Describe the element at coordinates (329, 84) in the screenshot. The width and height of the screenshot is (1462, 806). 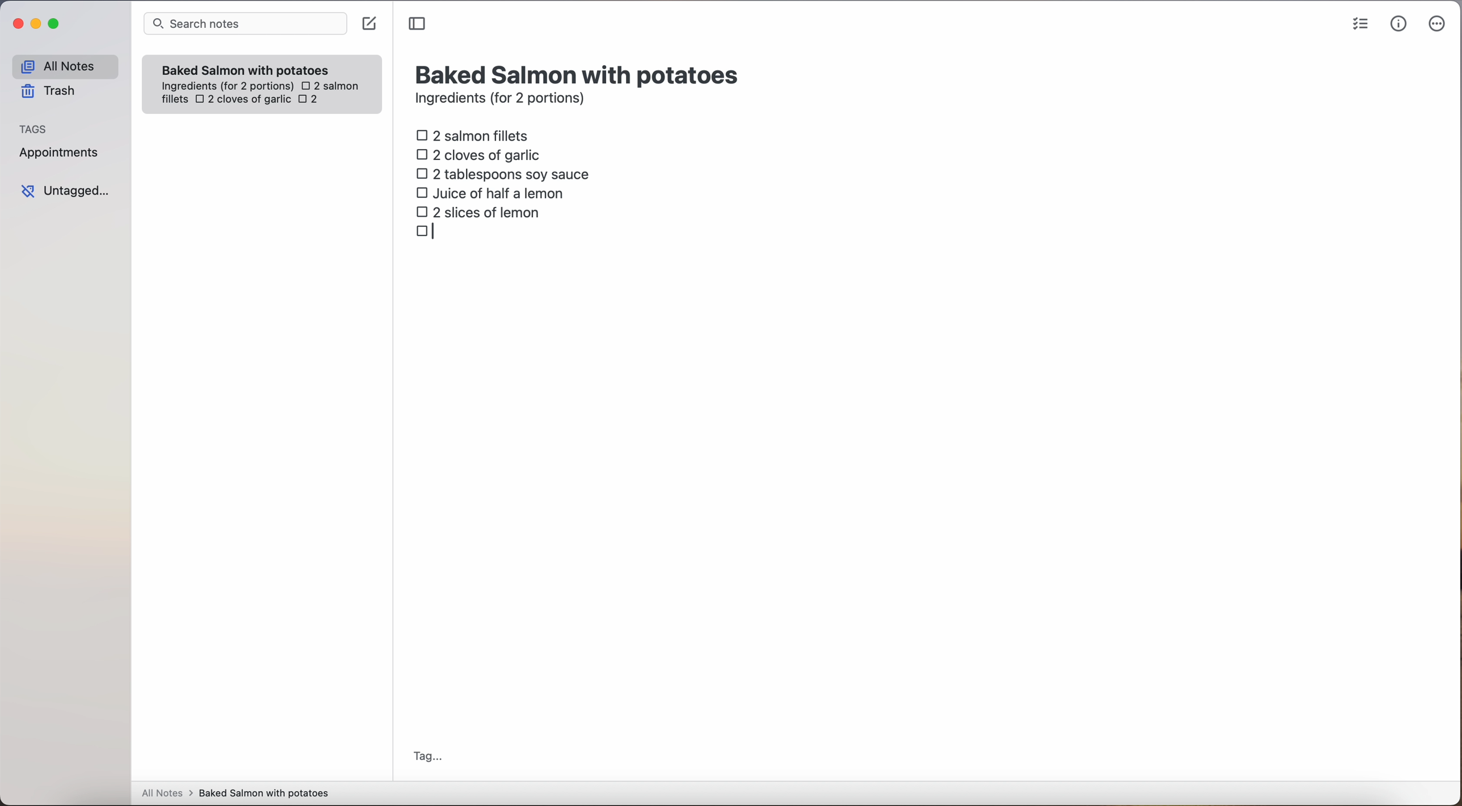
I see `2 salmon` at that location.